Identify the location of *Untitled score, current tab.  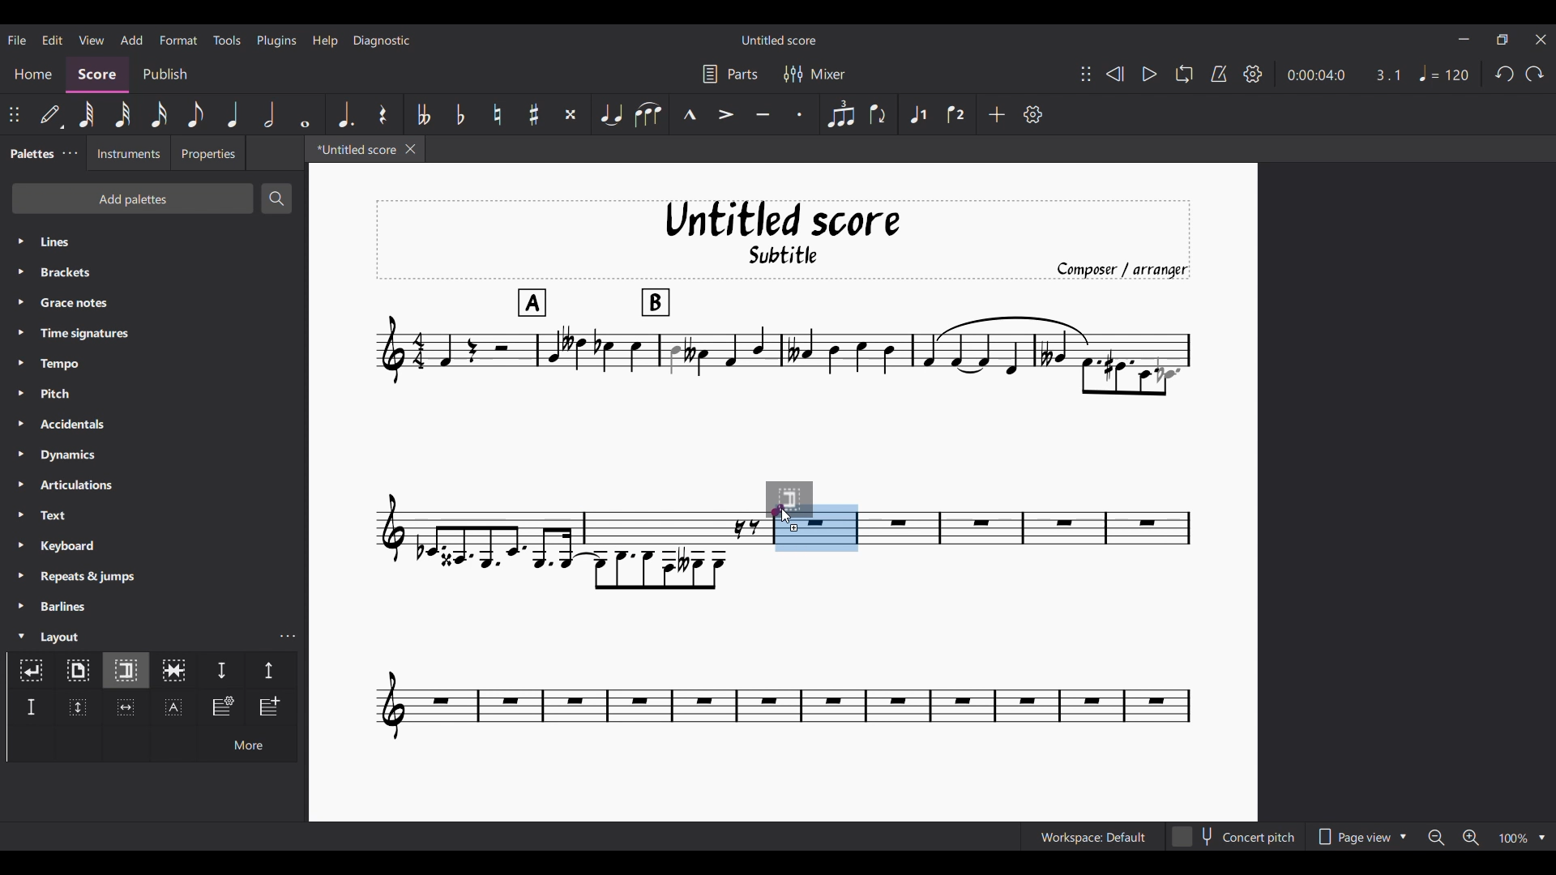
(353, 148).